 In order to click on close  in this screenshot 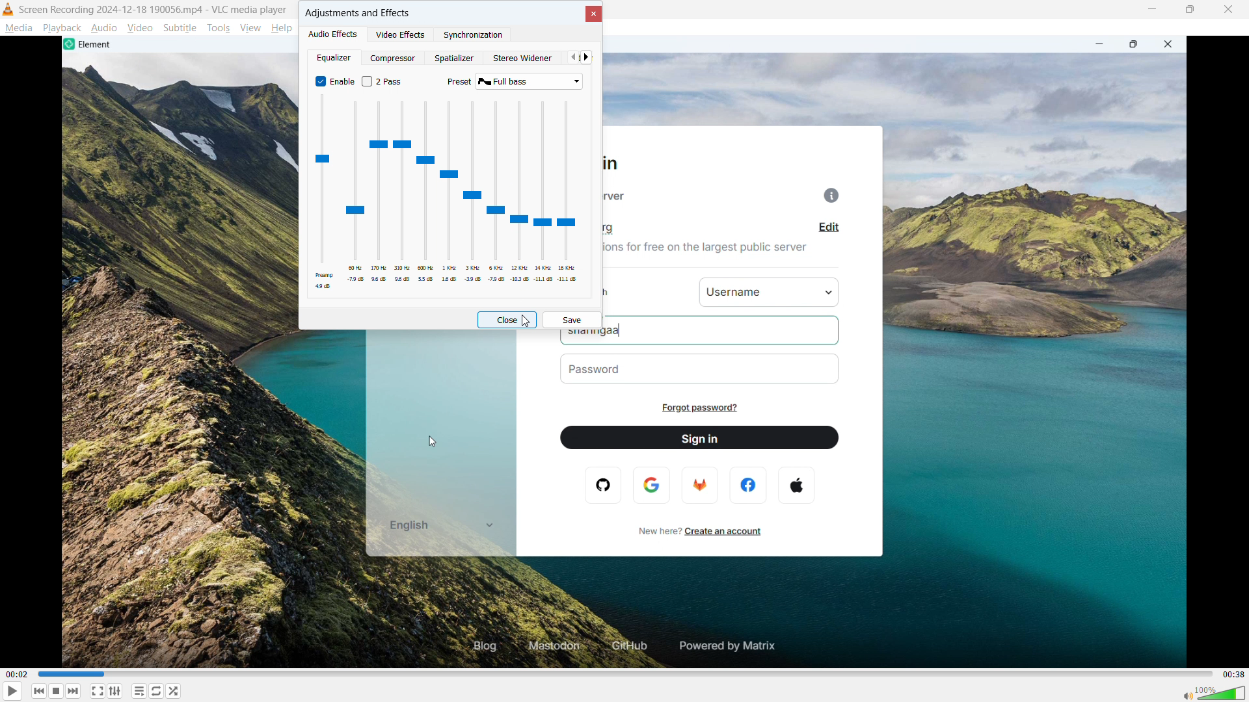, I will do `click(1229, 10)`.